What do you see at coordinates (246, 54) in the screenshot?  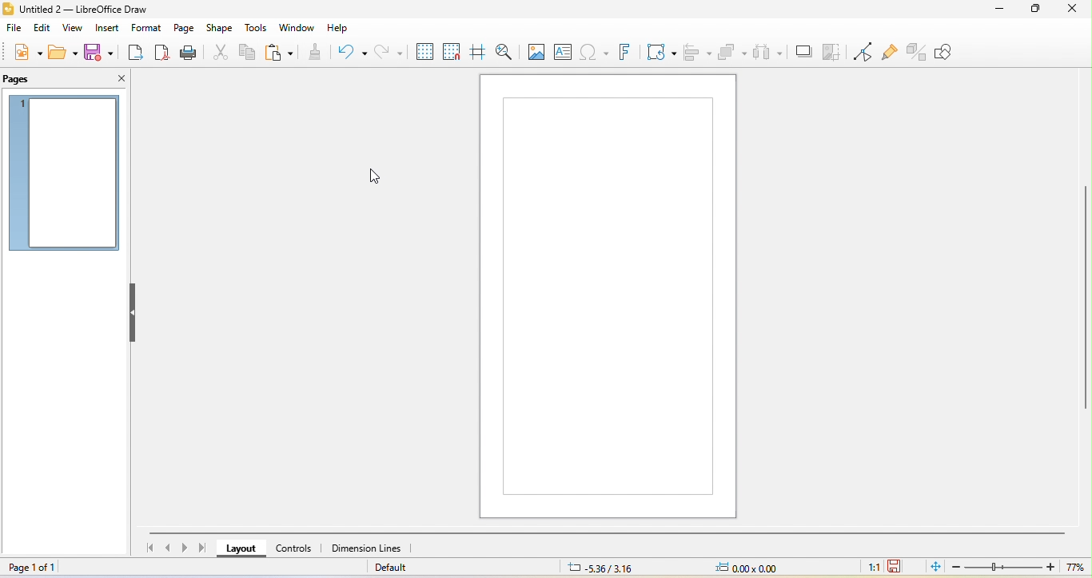 I see `copy` at bounding box center [246, 54].